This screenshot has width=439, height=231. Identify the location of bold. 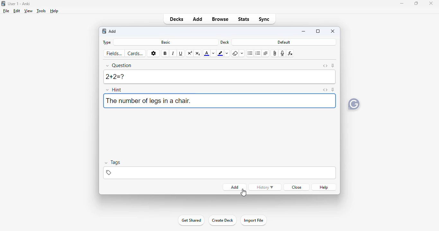
(165, 54).